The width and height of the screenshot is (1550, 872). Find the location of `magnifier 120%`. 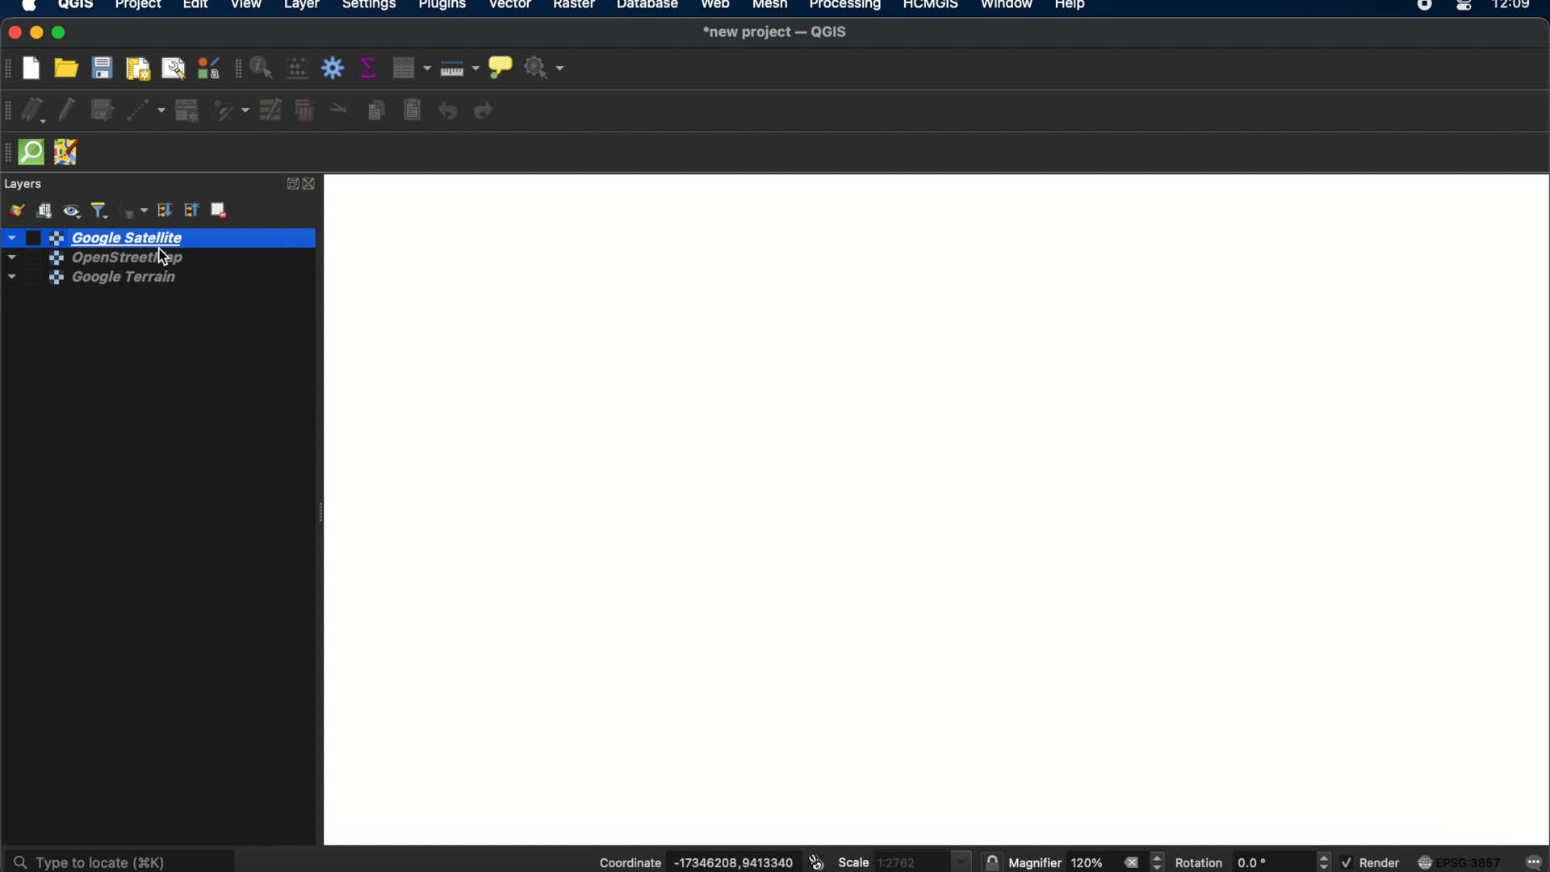

magnifier 120% is located at coordinates (1060, 863).